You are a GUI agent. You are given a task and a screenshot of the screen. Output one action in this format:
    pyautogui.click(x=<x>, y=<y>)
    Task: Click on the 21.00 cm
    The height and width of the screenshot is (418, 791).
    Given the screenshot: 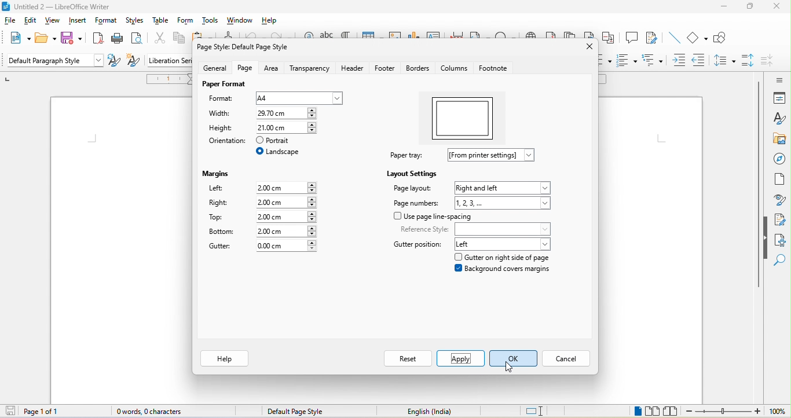 What is the action you would take?
    pyautogui.click(x=288, y=113)
    